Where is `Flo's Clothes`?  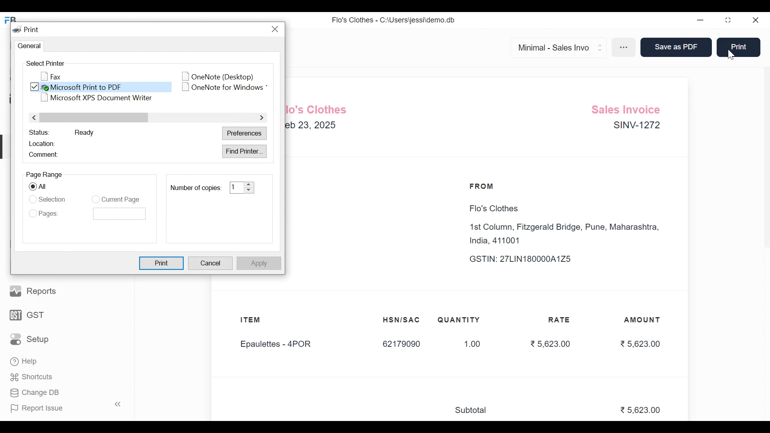 Flo's Clothes is located at coordinates (492, 209).